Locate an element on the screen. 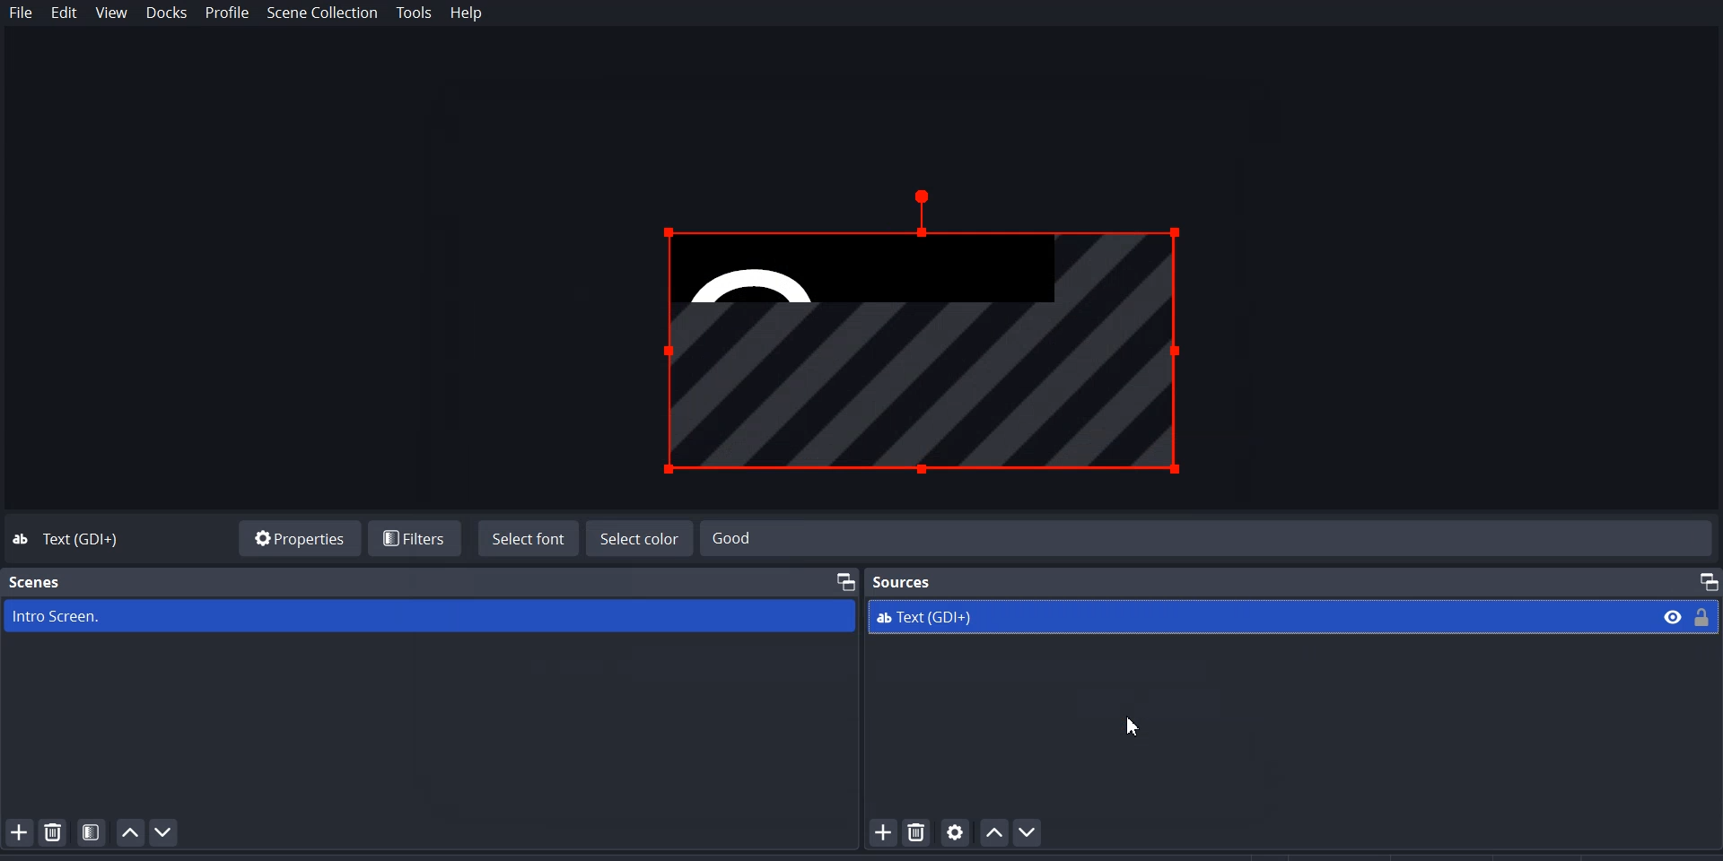 Image resolution: width=1723 pixels, height=861 pixels. Filters is located at coordinates (412, 538).